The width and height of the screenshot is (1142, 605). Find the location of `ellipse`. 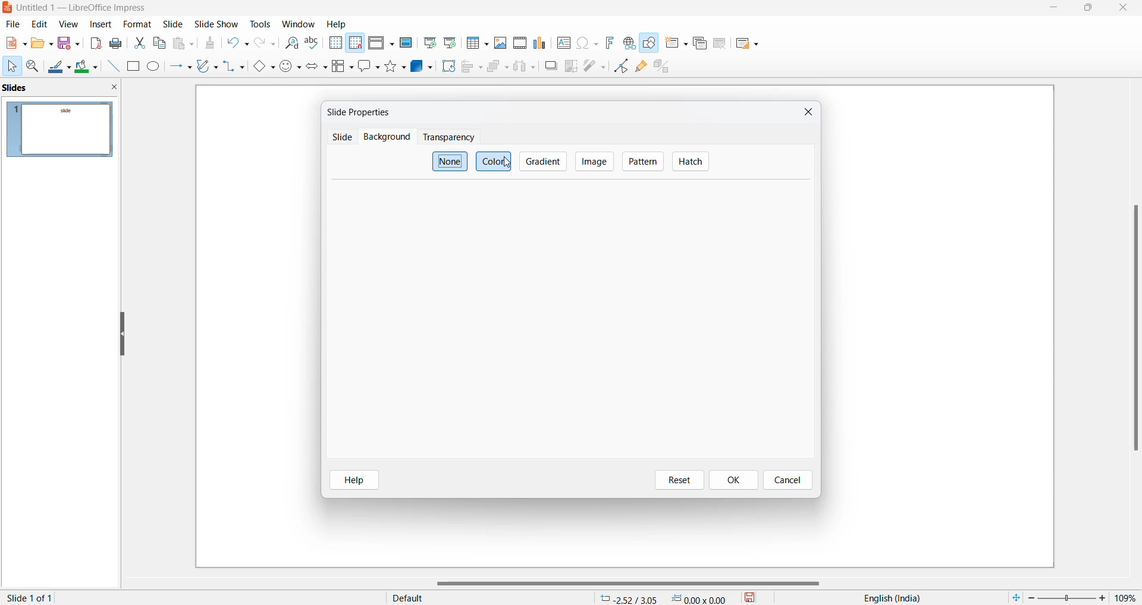

ellipse is located at coordinates (155, 67).